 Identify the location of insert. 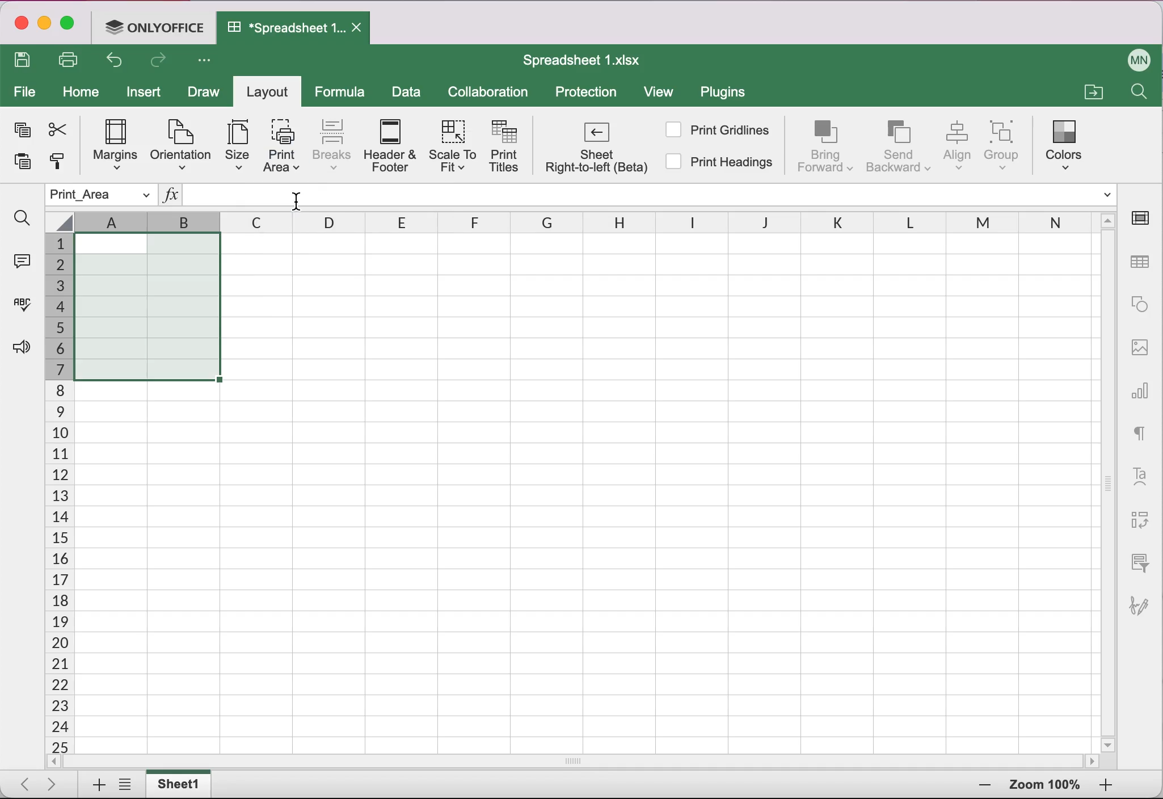
(147, 95).